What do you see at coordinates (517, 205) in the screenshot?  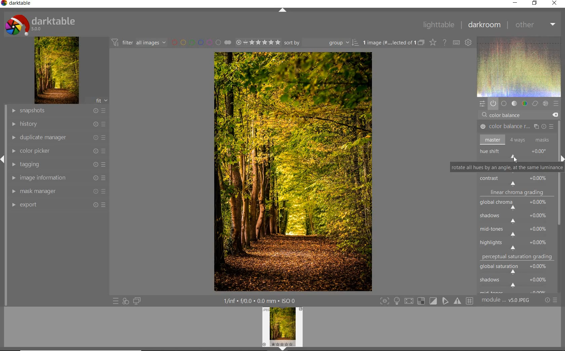 I see `global chroma` at bounding box center [517, 205].